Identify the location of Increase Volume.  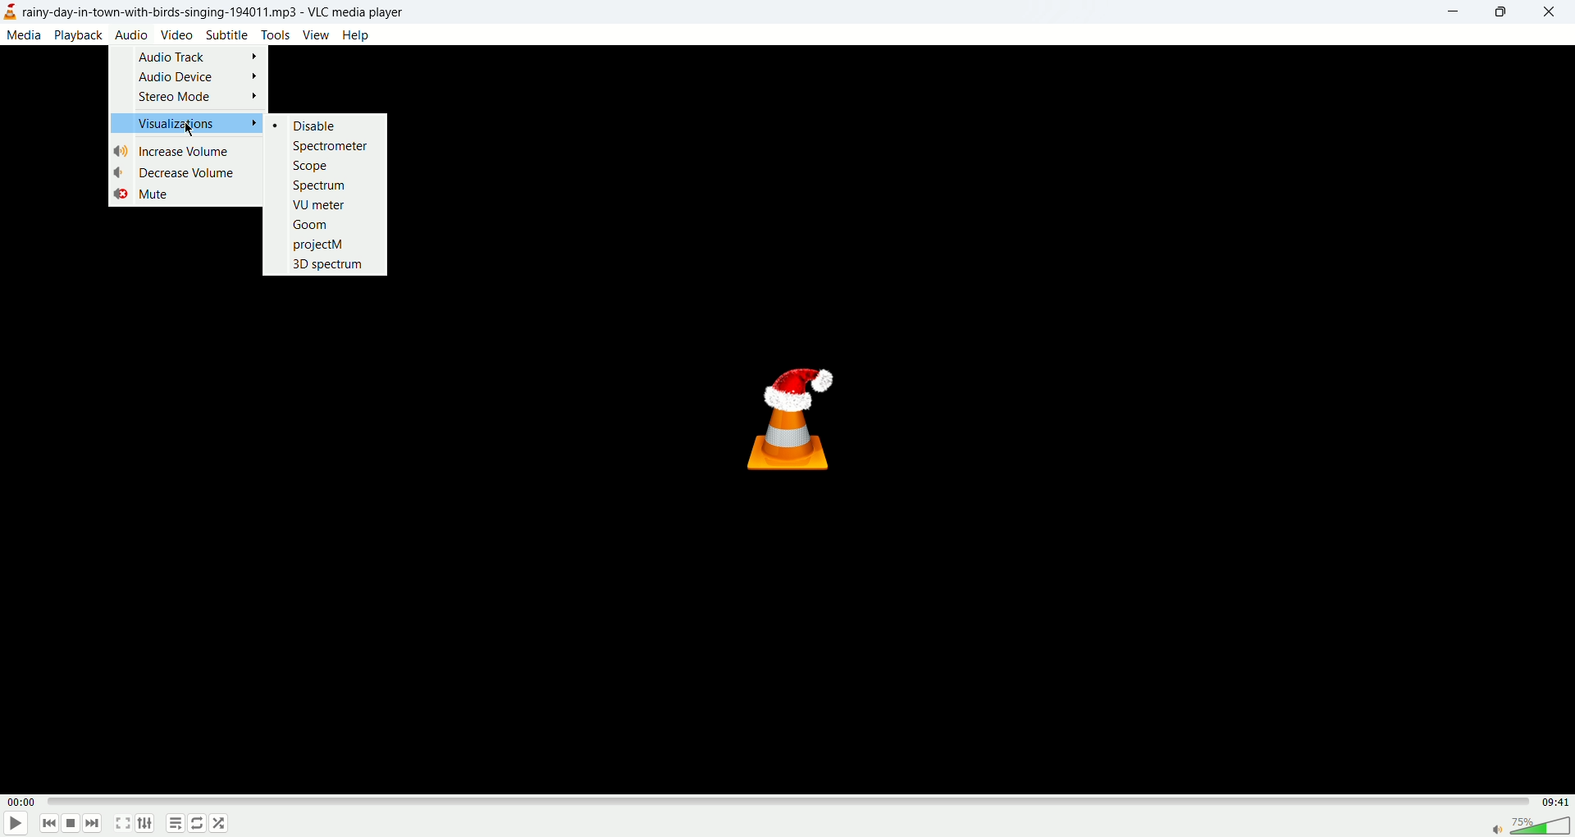
(179, 151).